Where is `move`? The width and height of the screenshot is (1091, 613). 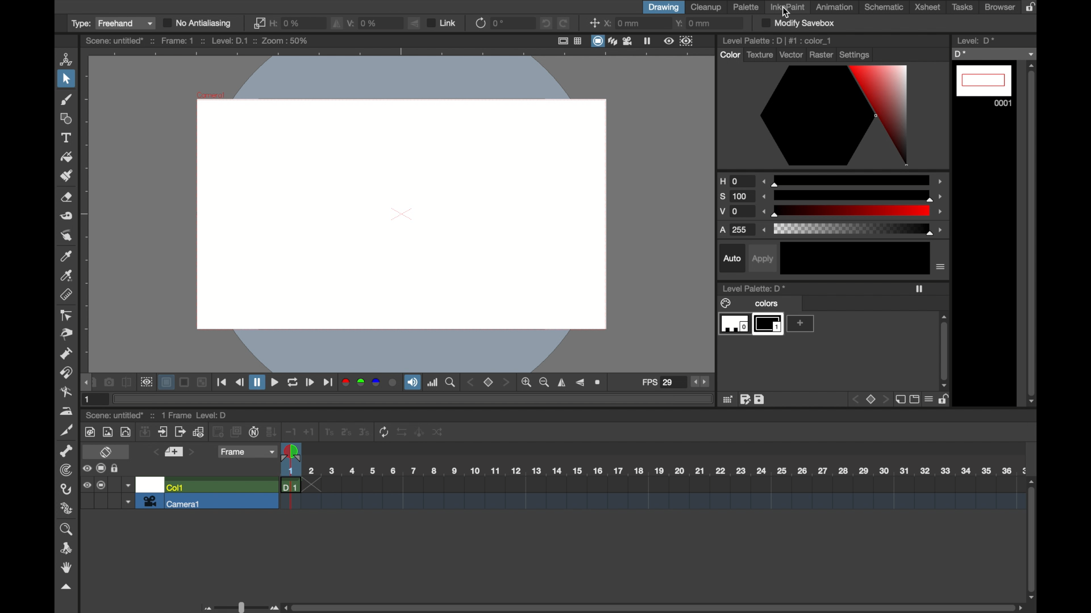 move is located at coordinates (163, 431).